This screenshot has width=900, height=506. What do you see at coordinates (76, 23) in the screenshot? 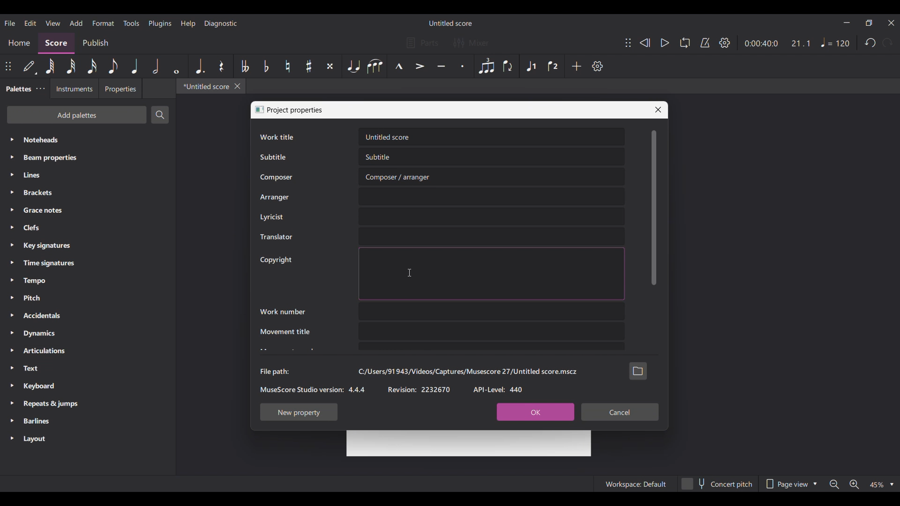
I see `Add menu` at bounding box center [76, 23].